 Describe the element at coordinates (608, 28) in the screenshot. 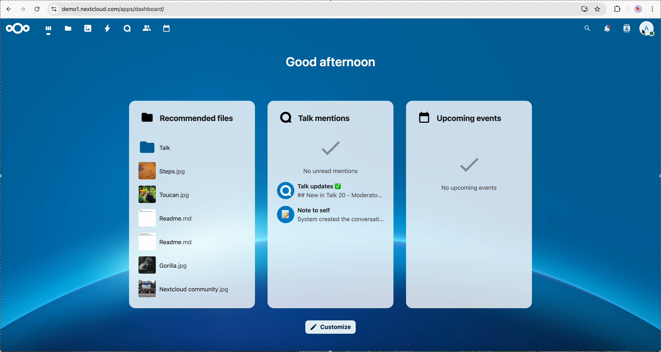

I see `notifications` at that location.